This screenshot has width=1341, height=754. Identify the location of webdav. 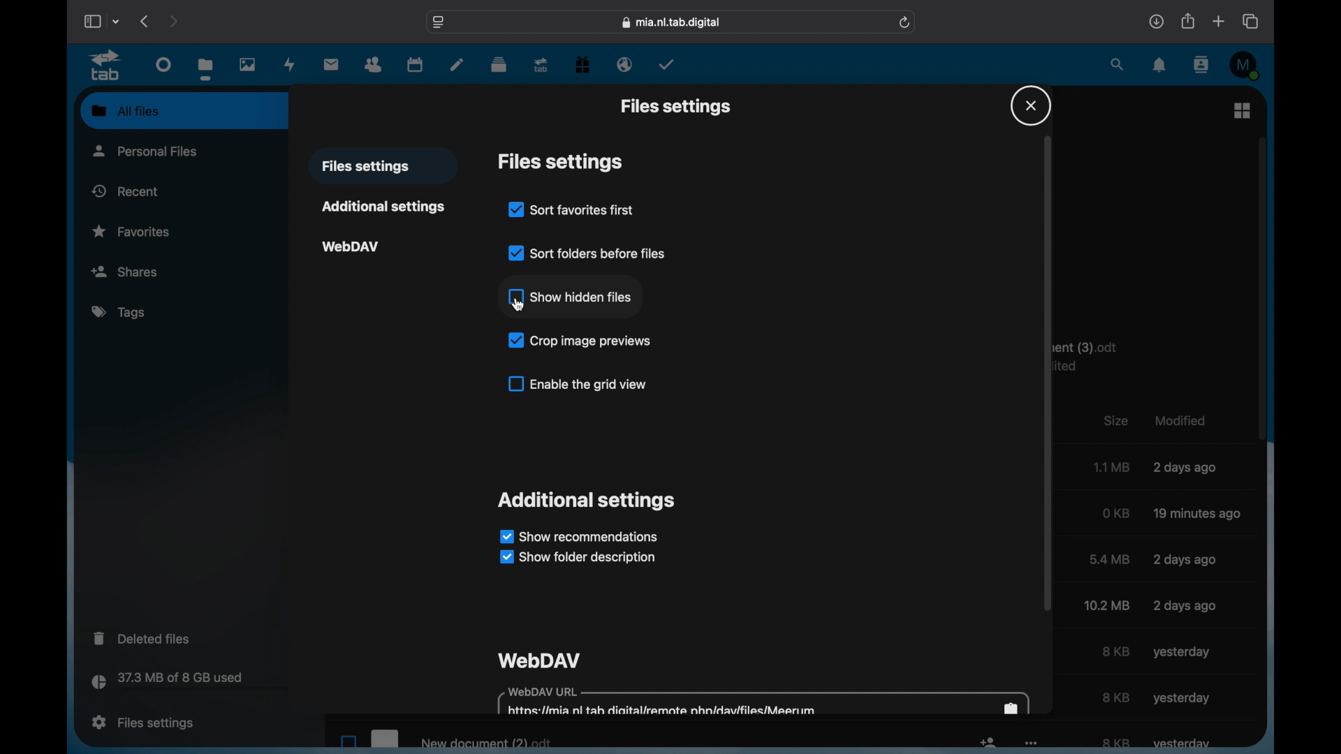
(351, 247).